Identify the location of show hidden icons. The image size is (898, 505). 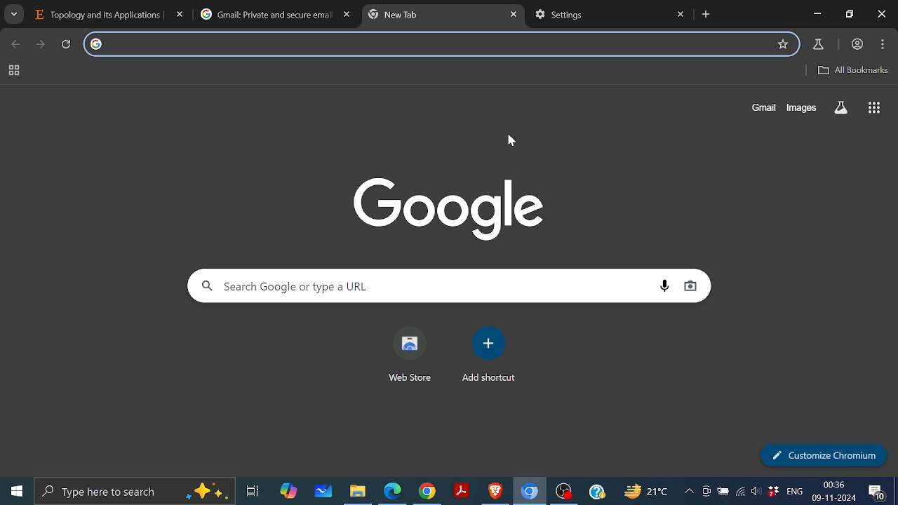
(689, 492).